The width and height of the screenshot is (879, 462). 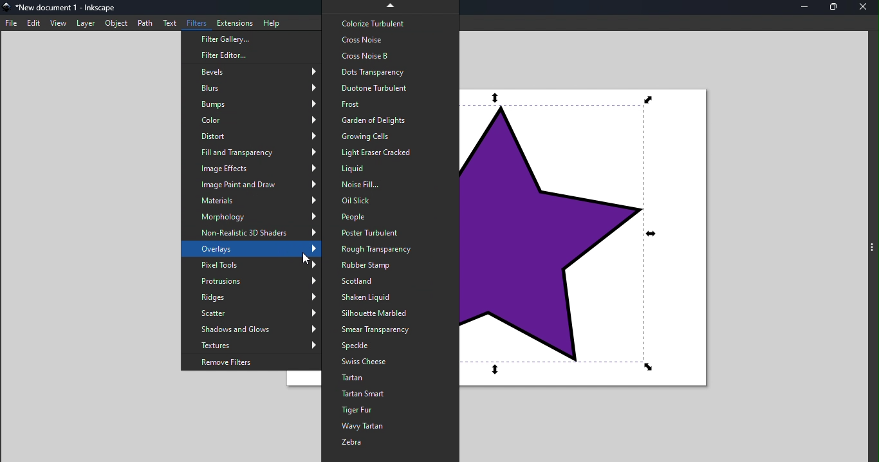 What do you see at coordinates (391, 410) in the screenshot?
I see `Tiger fur` at bounding box center [391, 410].